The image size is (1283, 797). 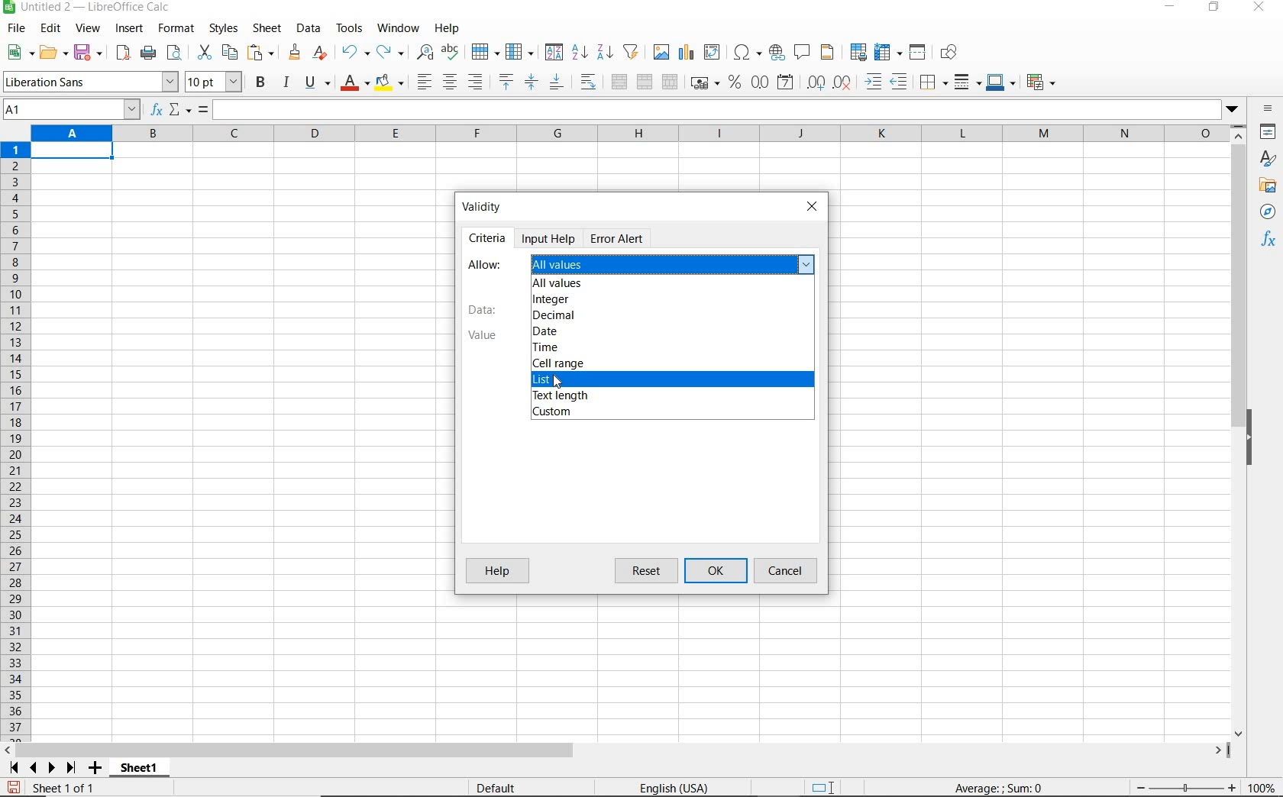 I want to click on file name, so click(x=87, y=8).